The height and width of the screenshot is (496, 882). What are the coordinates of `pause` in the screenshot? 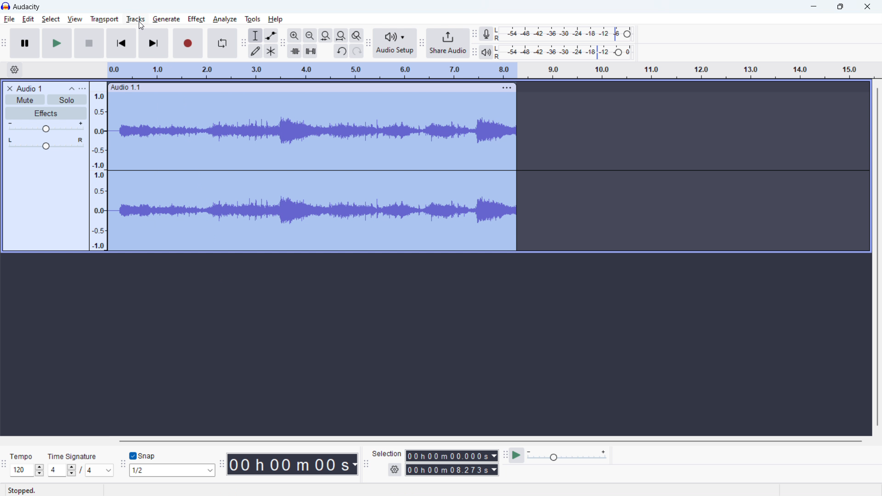 It's located at (25, 43).